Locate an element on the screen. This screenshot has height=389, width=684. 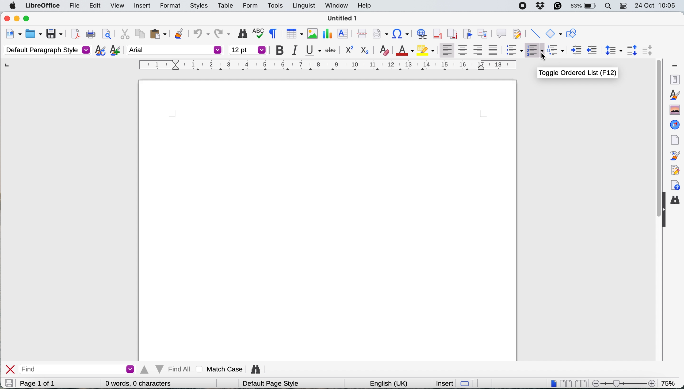
tools is located at coordinates (275, 6).